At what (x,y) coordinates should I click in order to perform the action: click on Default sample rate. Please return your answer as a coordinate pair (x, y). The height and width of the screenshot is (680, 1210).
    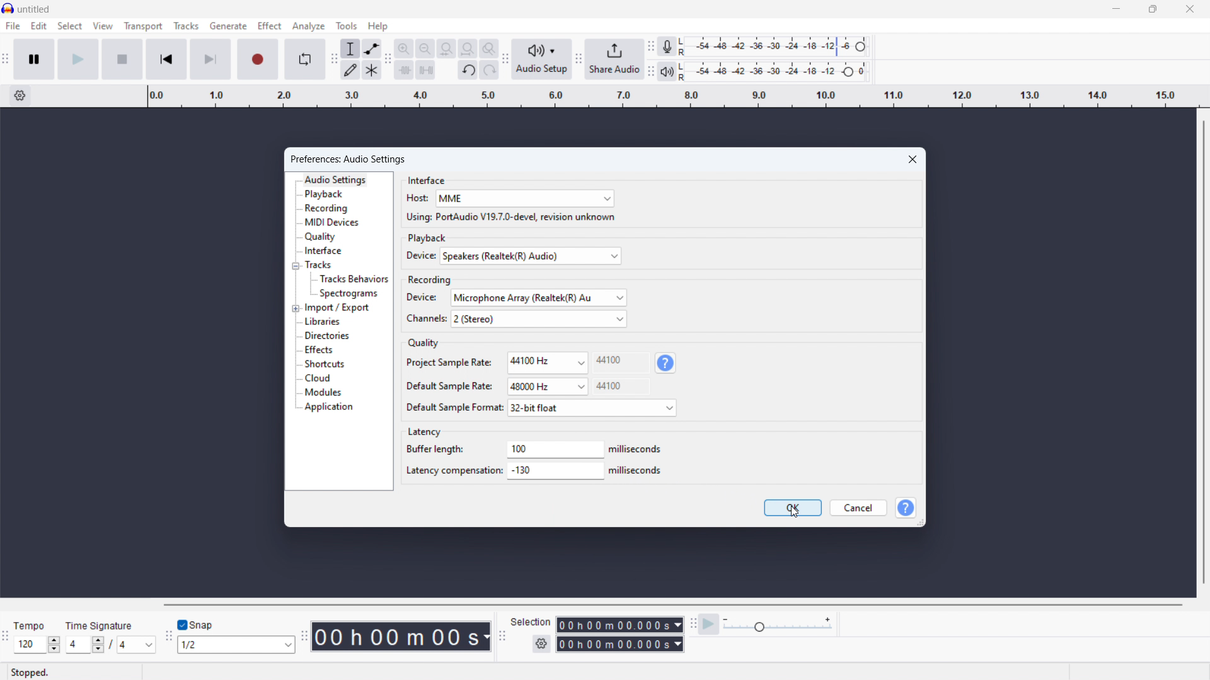
    Looking at the image, I should click on (448, 386).